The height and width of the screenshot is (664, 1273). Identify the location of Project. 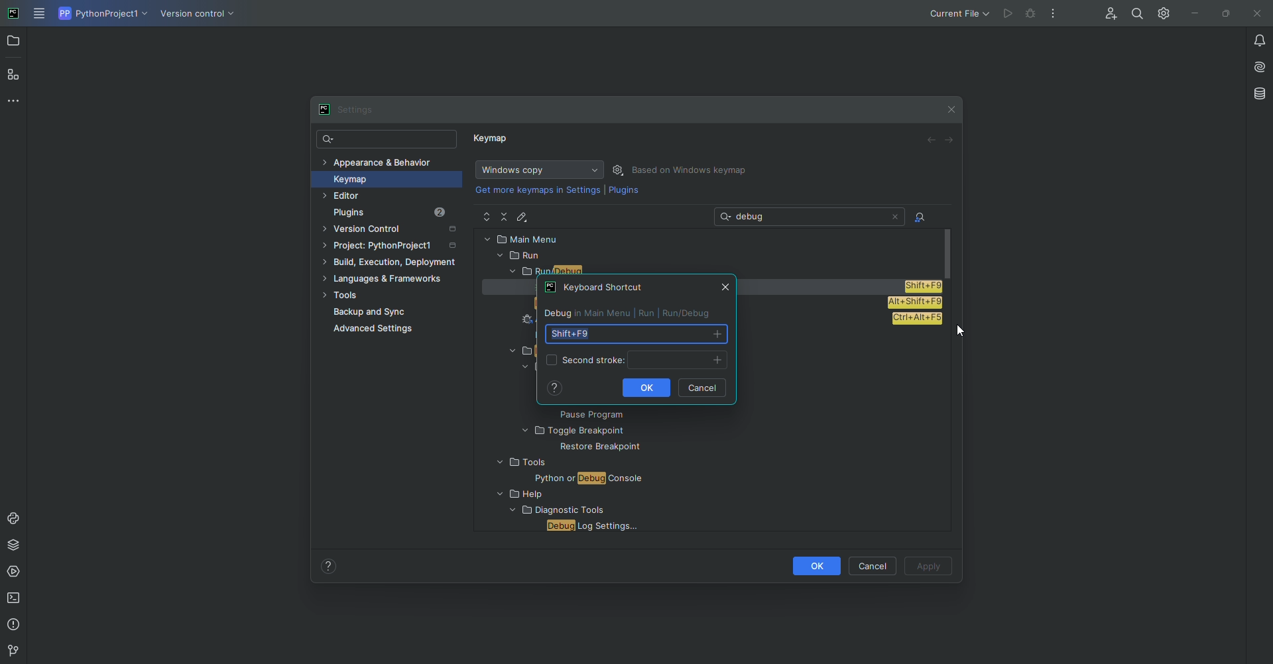
(15, 42).